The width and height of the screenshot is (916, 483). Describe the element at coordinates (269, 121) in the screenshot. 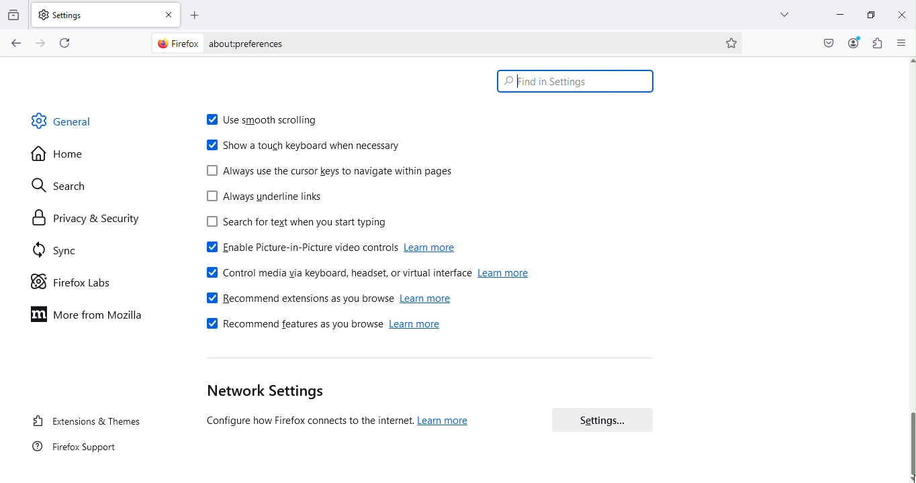

I see `Use smooth scrolling` at that location.